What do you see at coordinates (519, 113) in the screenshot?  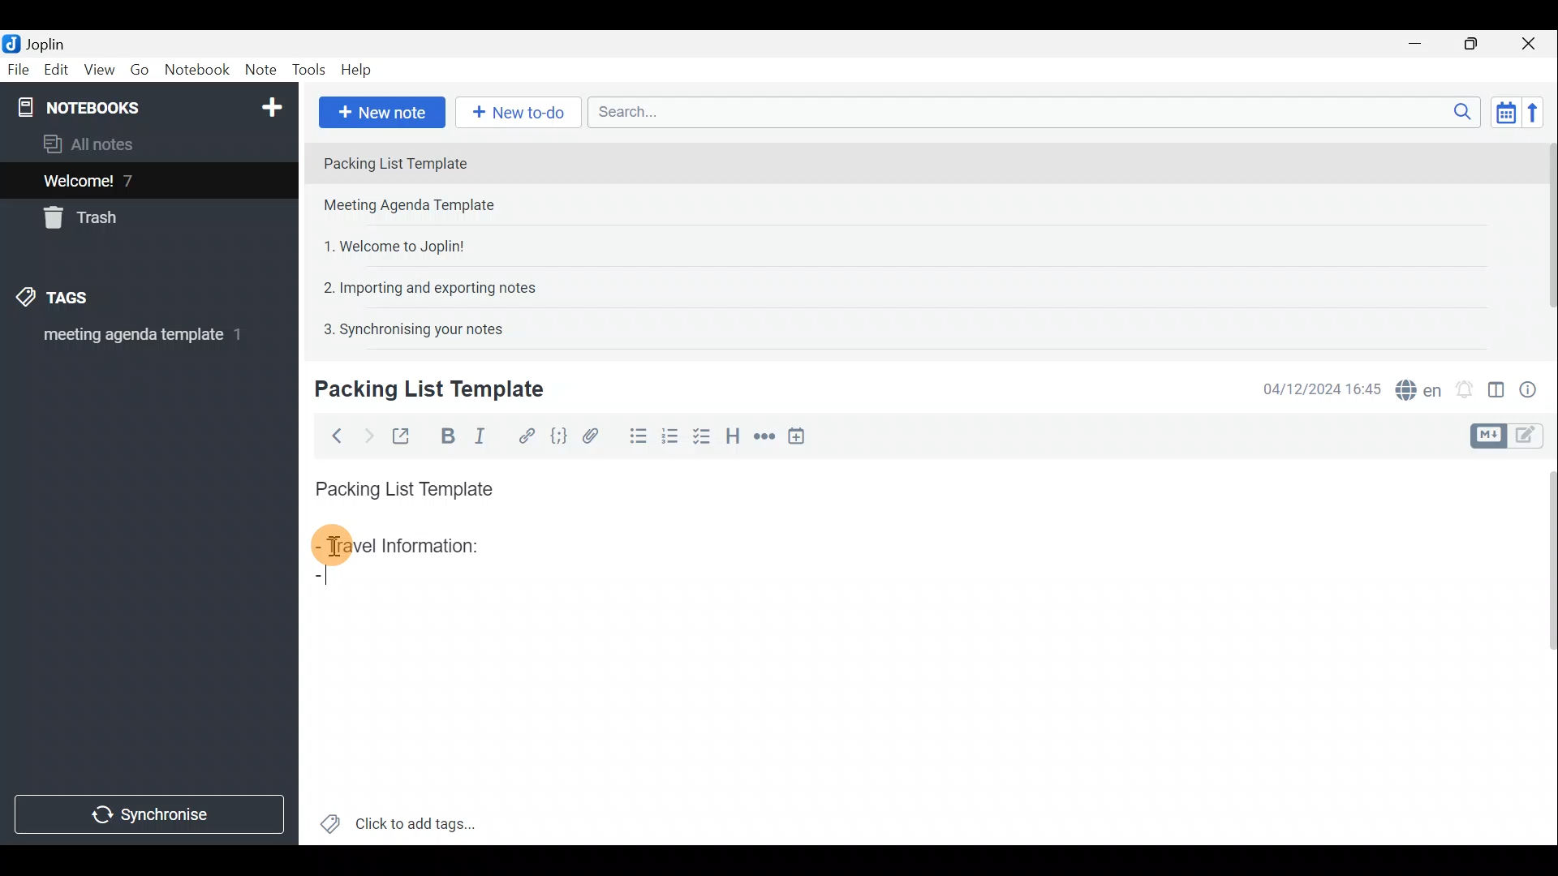 I see `New to-do` at bounding box center [519, 113].